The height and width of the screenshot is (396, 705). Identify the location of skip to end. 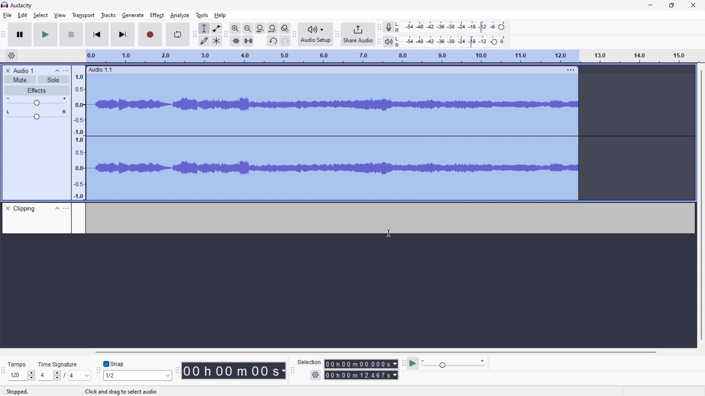
(123, 34).